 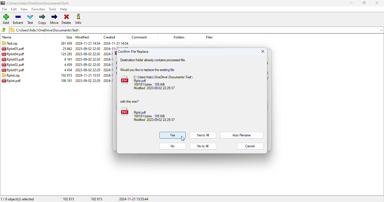 I want to click on Rplot03.pdf, so click(x=13, y=59).